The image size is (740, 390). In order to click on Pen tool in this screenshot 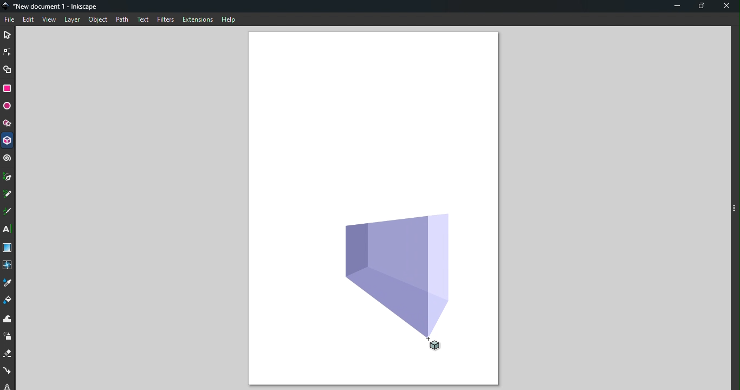, I will do `click(9, 178)`.